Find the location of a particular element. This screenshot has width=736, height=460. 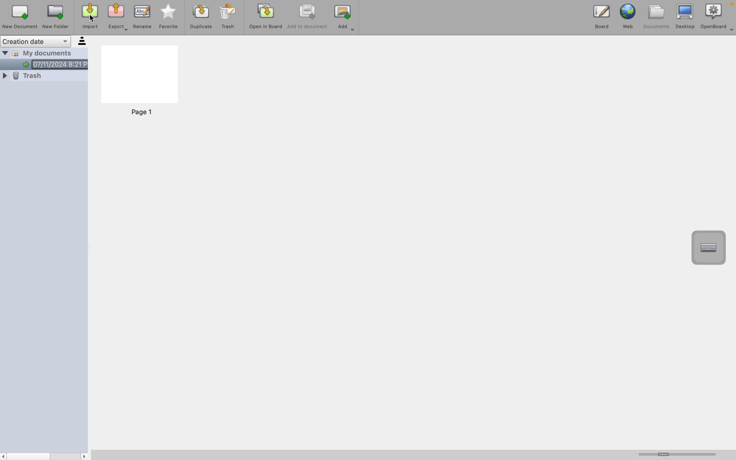

web is located at coordinates (628, 16).